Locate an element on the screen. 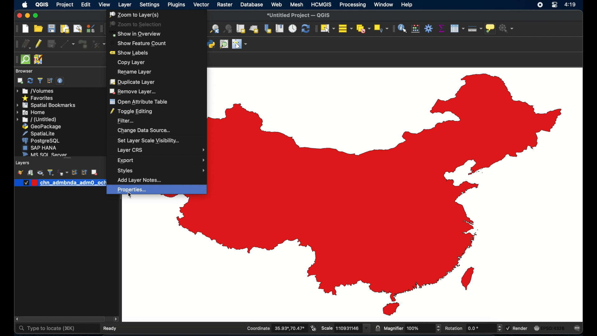 This screenshot has width=597, height=336. duplicate layer is located at coordinates (132, 82).